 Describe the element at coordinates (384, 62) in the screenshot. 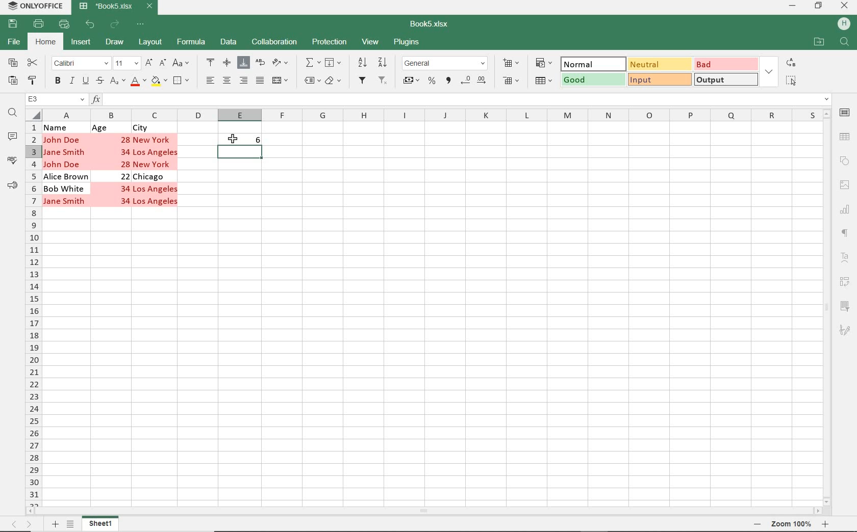

I see `SORT DESCENDING` at that location.